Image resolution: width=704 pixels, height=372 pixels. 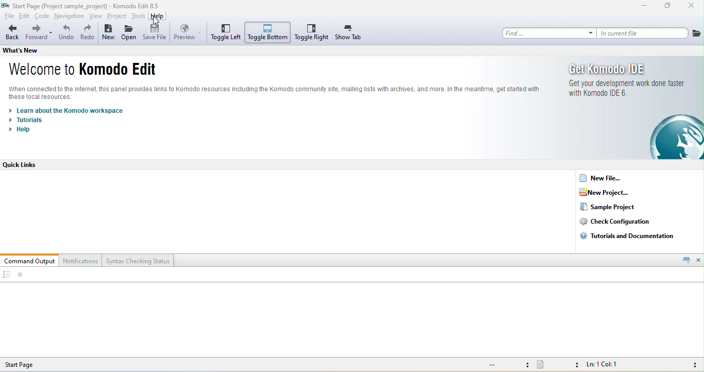 What do you see at coordinates (25, 165) in the screenshot?
I see `quick links` at bounding box center [25, 165].